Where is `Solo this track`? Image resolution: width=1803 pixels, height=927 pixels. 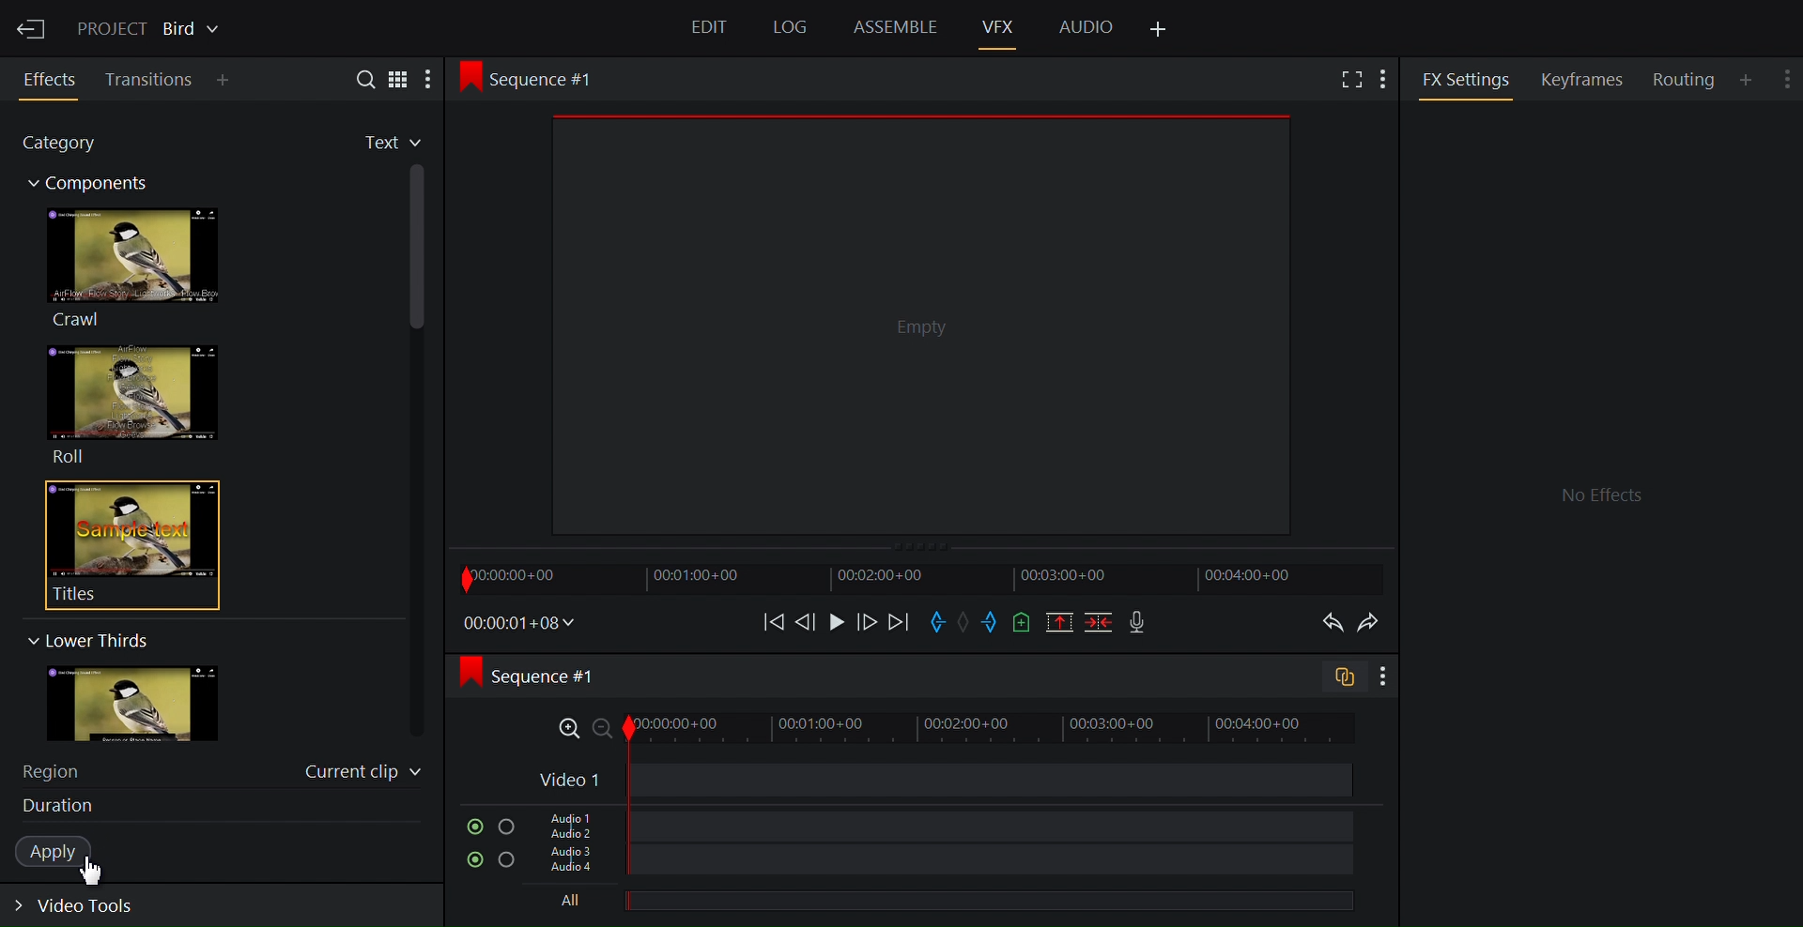 Solo this track is located at coordinates (506, 828).